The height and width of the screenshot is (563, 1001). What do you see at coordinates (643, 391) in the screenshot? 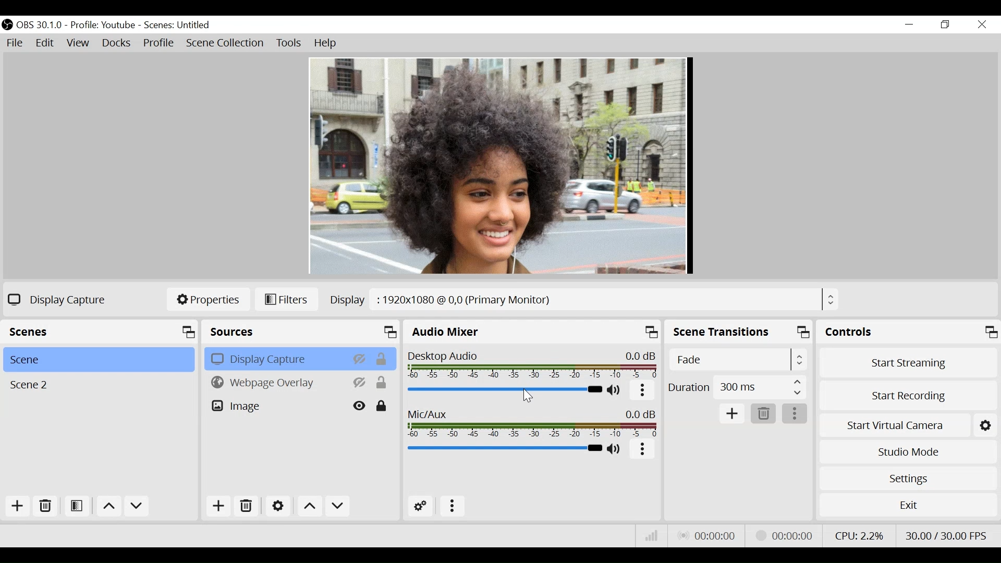
I see `more option` at bounding box center [643, 391].